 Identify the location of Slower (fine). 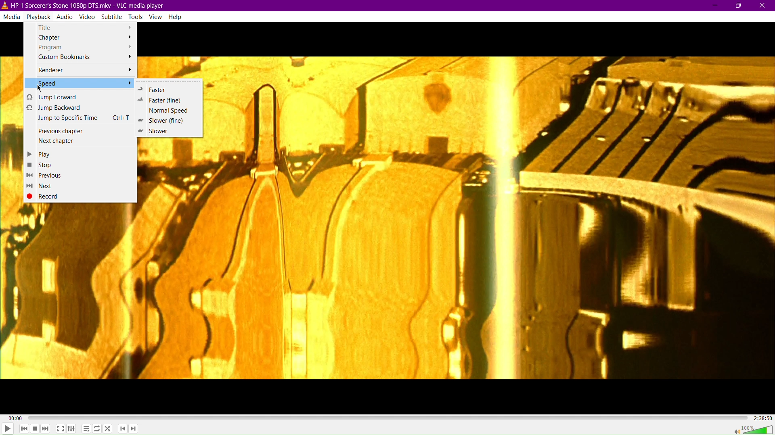
(164, 121).